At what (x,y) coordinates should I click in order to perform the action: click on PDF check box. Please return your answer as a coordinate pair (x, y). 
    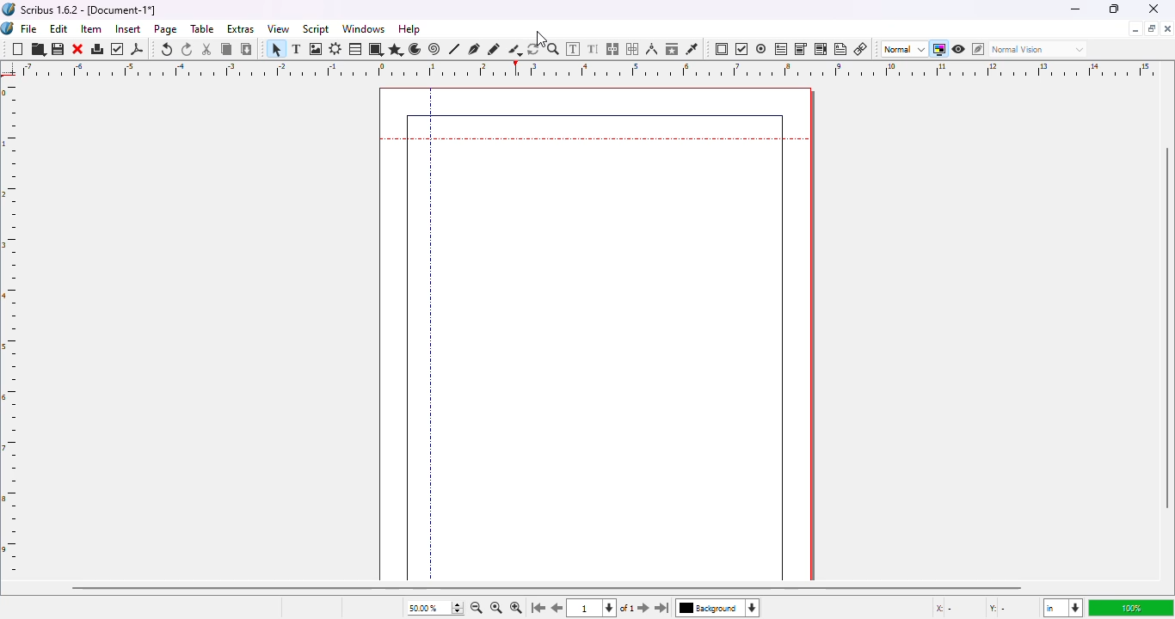
    Looking at the image, I should click on (741, 50).